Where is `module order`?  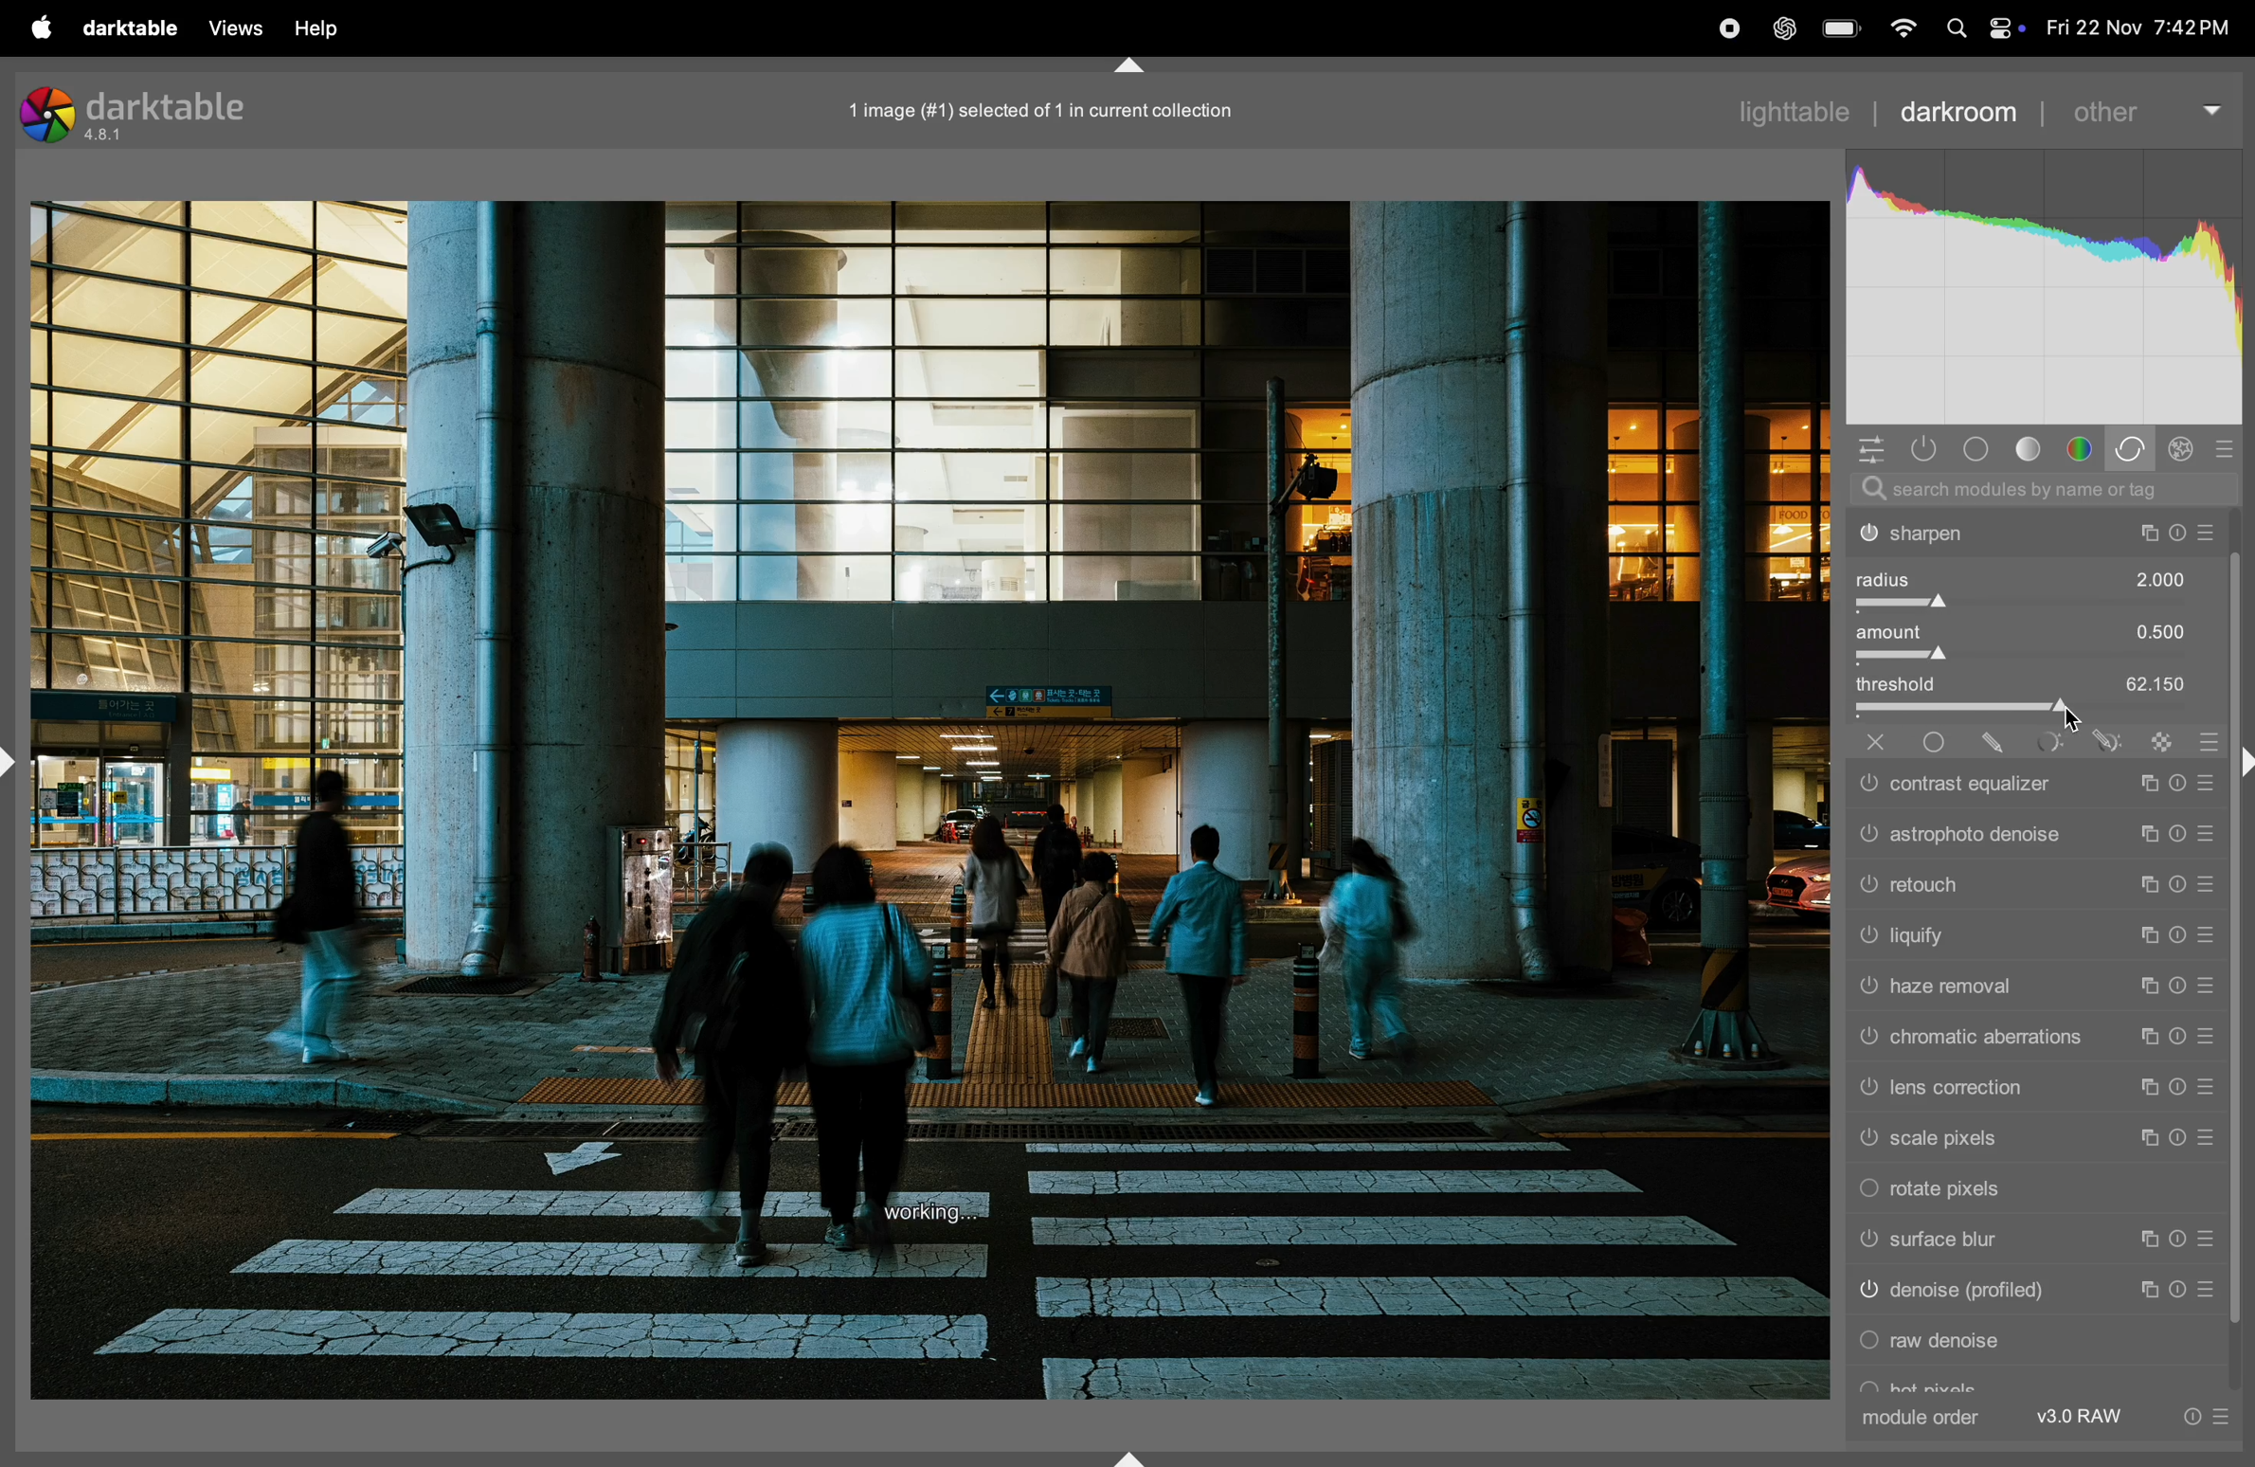
module order is located at coordinates (1925, 1417).